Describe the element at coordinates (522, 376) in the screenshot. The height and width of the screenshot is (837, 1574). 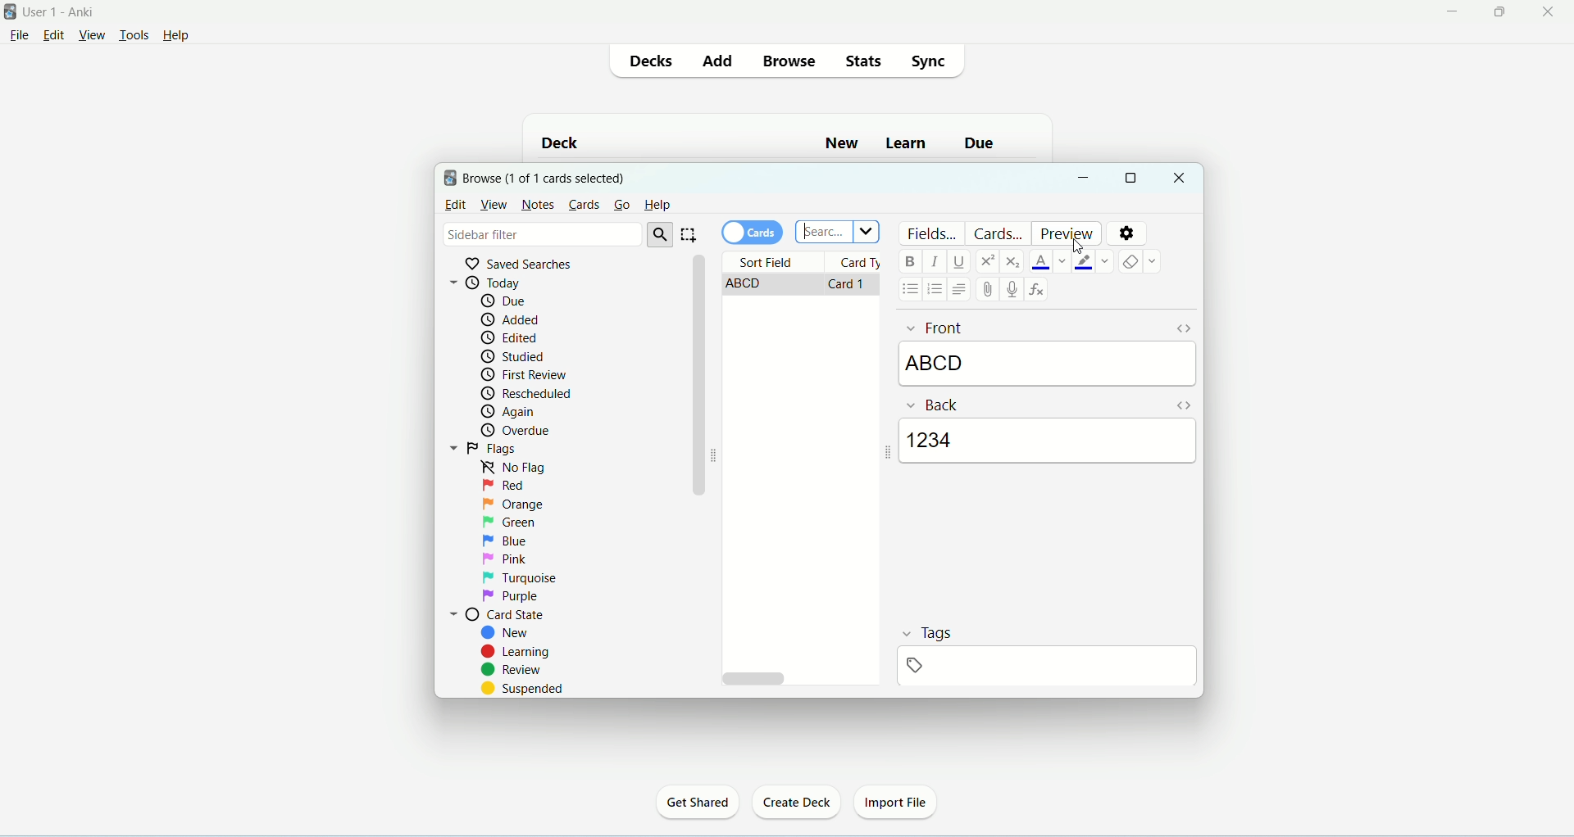
I see `first review` at that location.